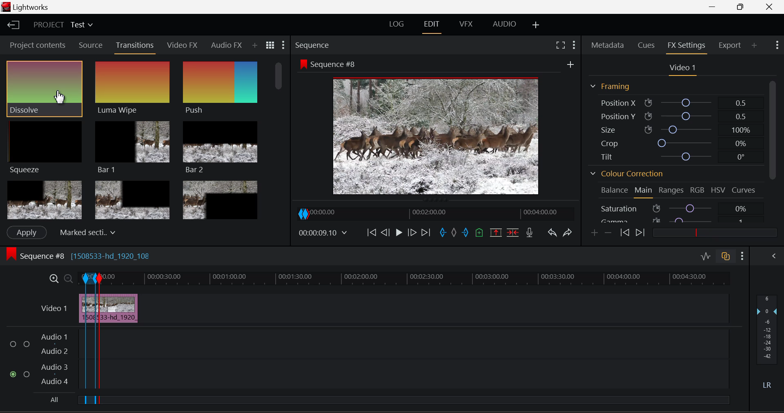 The image size is (784, 413). Describe the element at coordinates (27, 233) in the screenshot. I see `Apply` at that location.